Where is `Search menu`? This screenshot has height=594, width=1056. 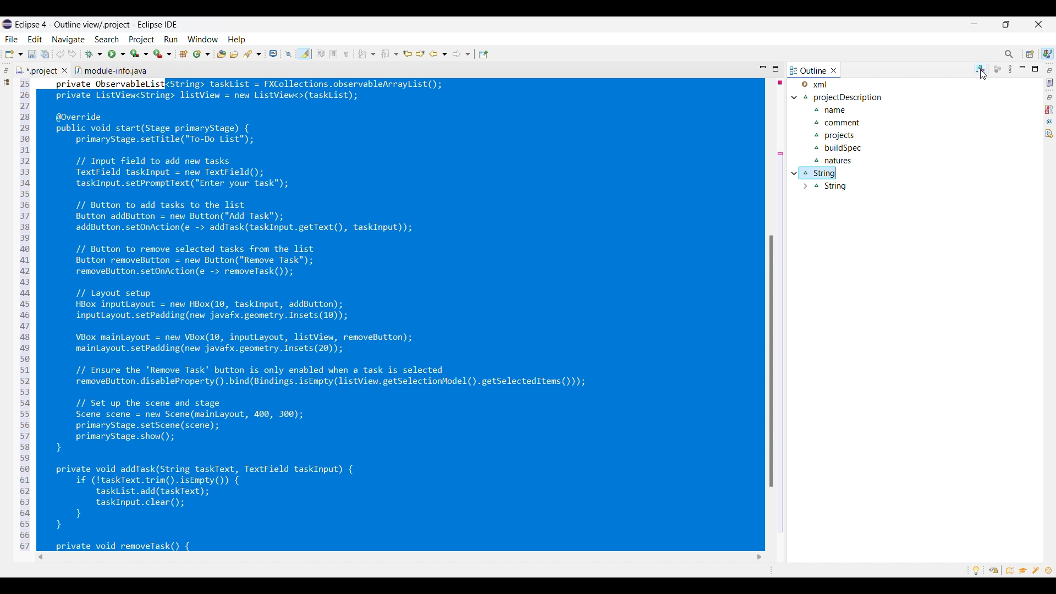
Search menu is located at coordinates (107, 40).